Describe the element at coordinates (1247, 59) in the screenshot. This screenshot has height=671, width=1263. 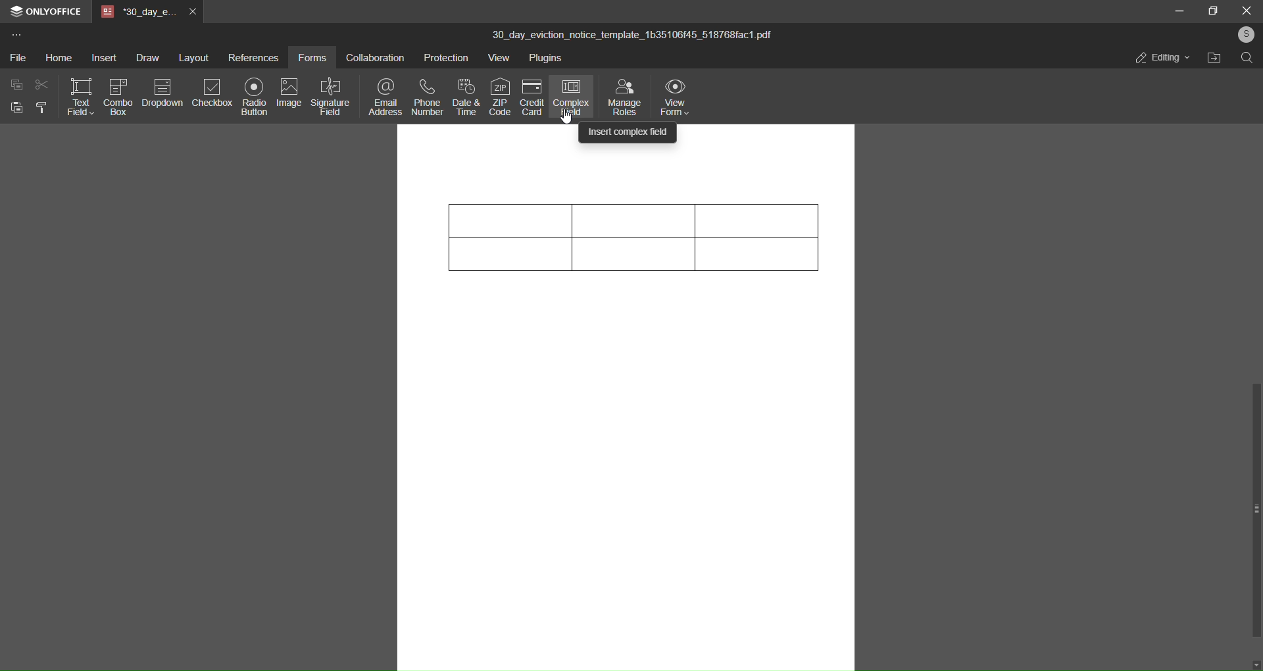
I see `search` at that location.